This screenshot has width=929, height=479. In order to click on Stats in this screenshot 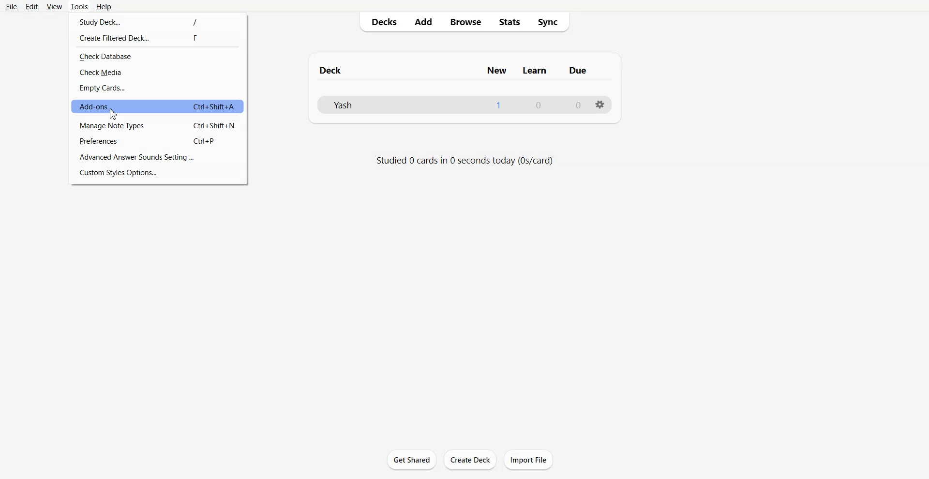, I will do `click(512, 22)`.